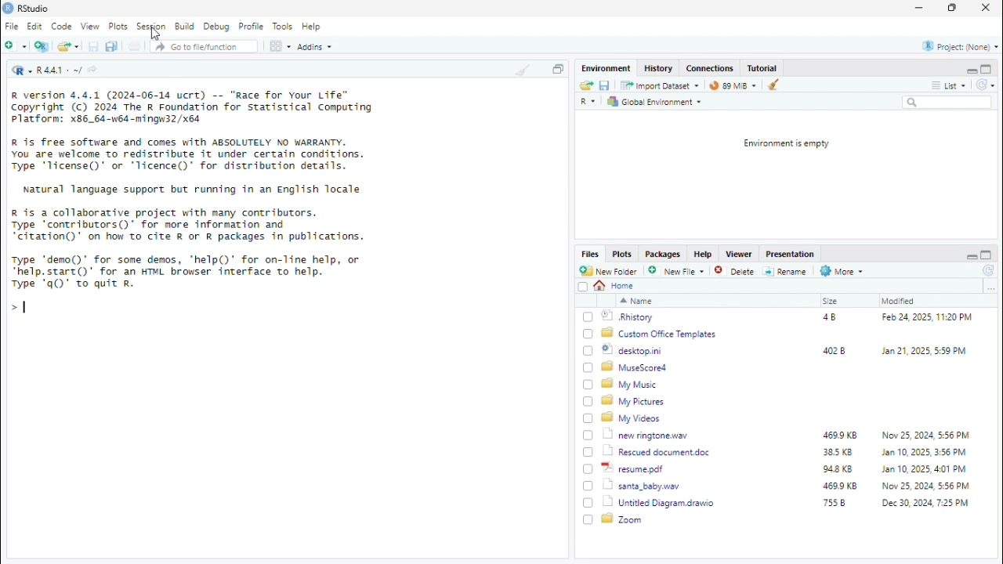 This screenshot has width=1003, height=564. I want to click on Checkbox, so click(588, 503).